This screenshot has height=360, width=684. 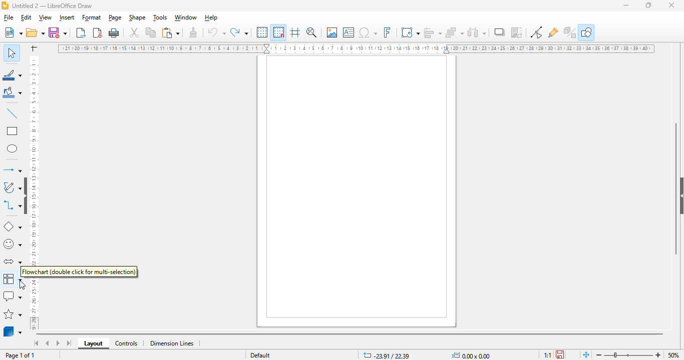 What do you see at coordinates (12, 93) in the screenshot?
I see `fill color` at bounding box center [12, 93].